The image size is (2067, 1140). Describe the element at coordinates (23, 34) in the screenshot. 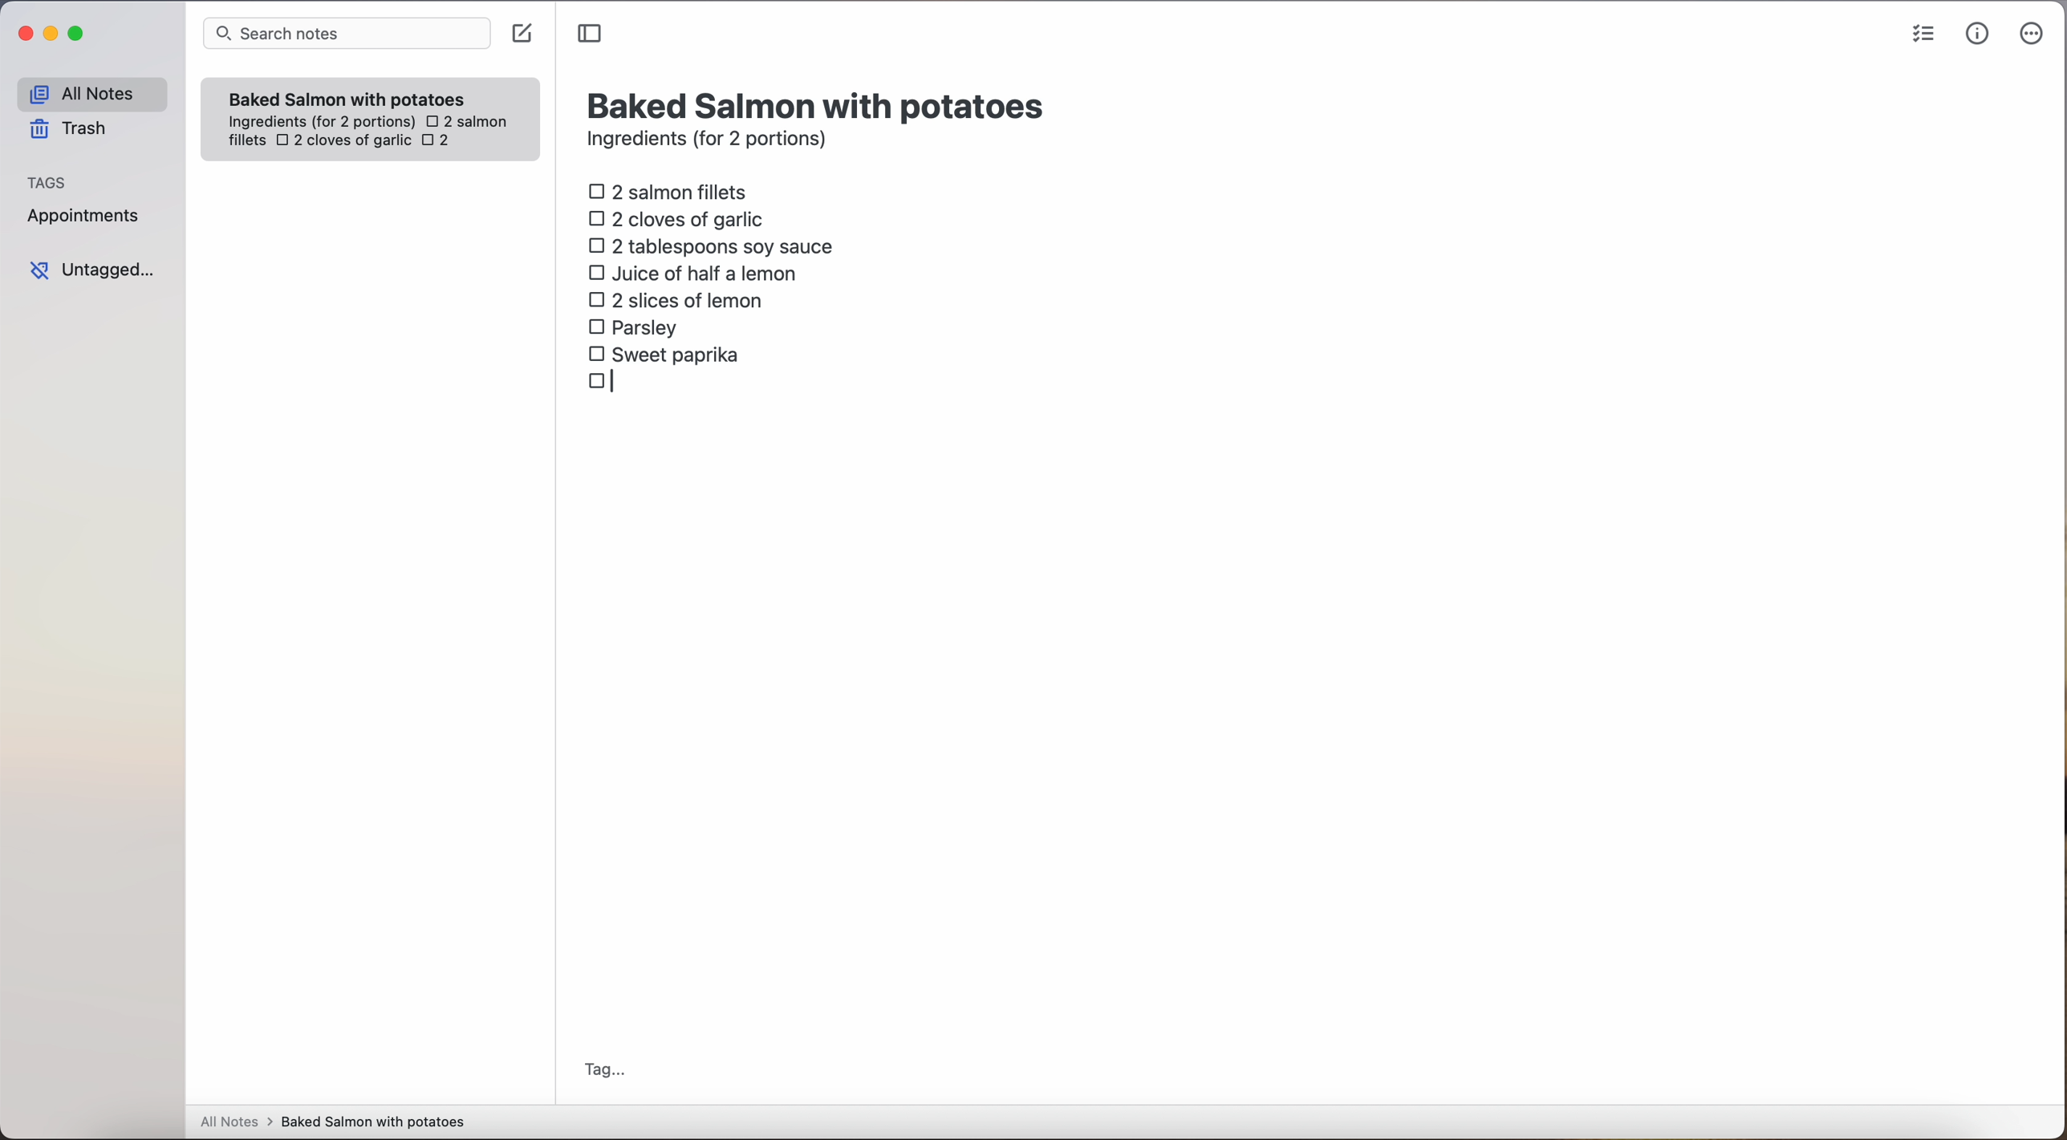

I see `close Simplenote` at that location.